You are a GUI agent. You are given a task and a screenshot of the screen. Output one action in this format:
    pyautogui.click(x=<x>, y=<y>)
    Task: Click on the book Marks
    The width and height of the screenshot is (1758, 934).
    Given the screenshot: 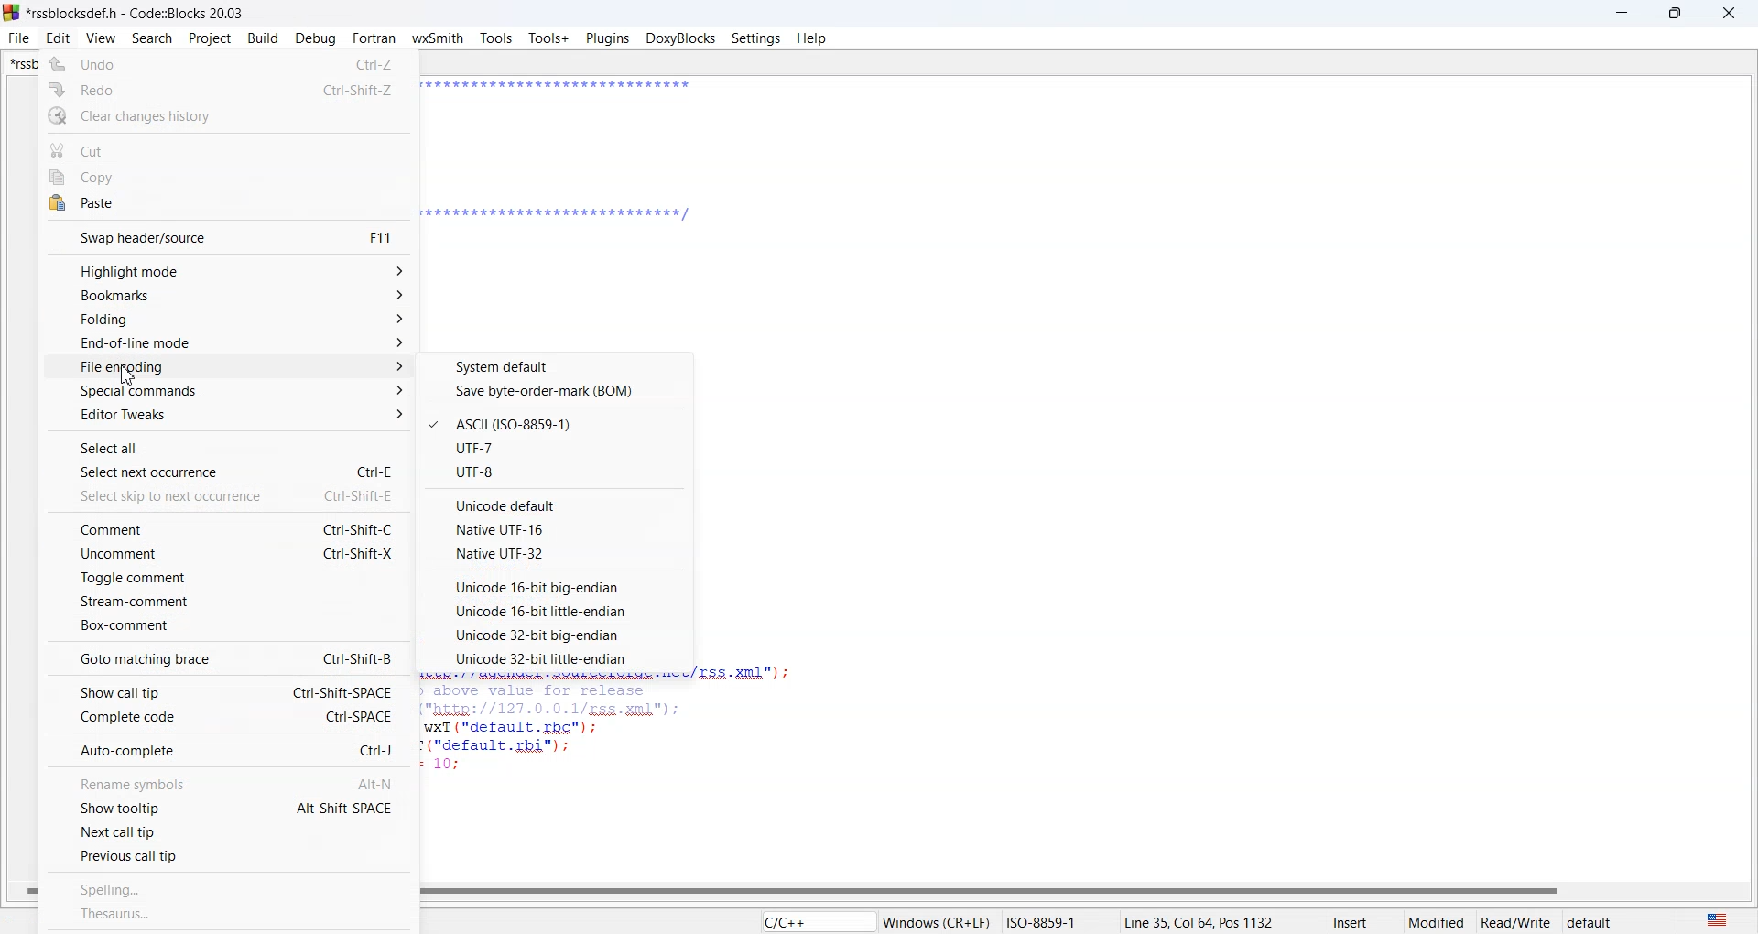 What is the action you would take?
    pyautogui.click(x=232, y=297)
    